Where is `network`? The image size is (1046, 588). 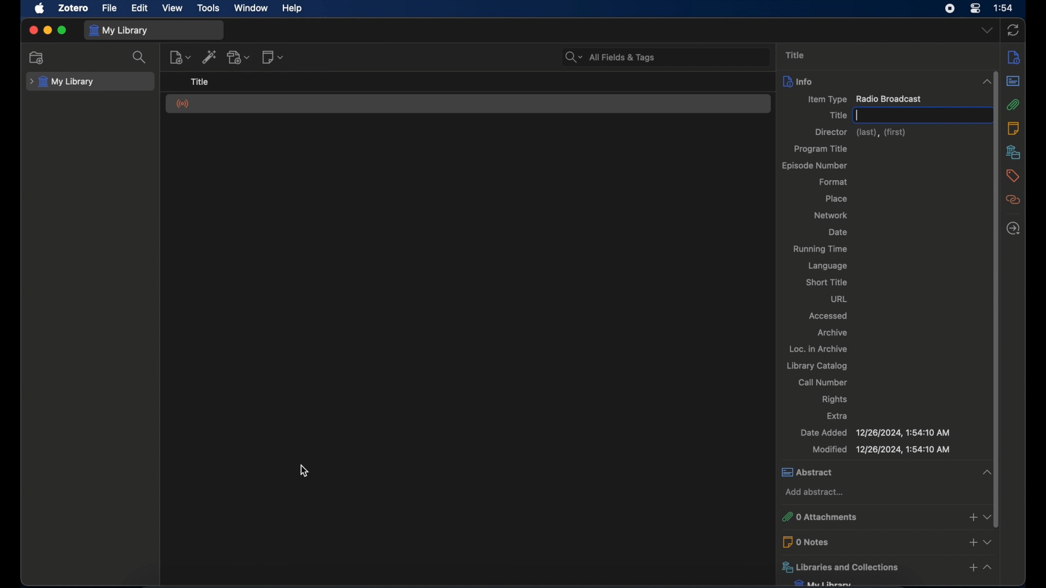
network is located at coordinates (830, 215).